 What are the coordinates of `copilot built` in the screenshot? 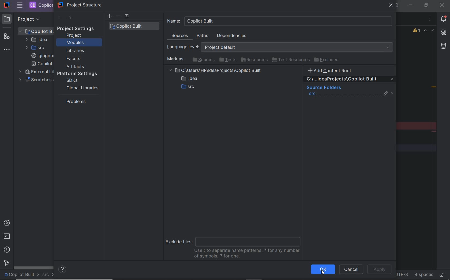 It's located at (134, 26).